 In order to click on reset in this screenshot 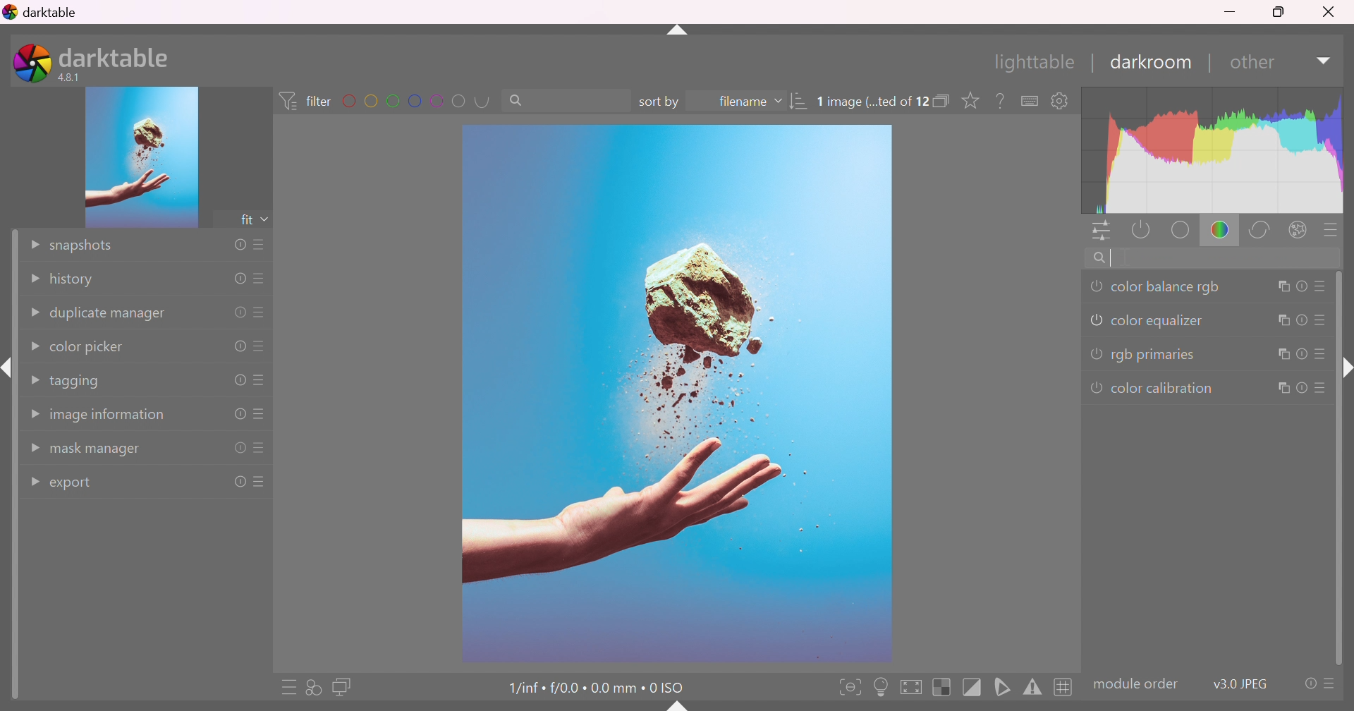, I will do `click(240, 447)`.